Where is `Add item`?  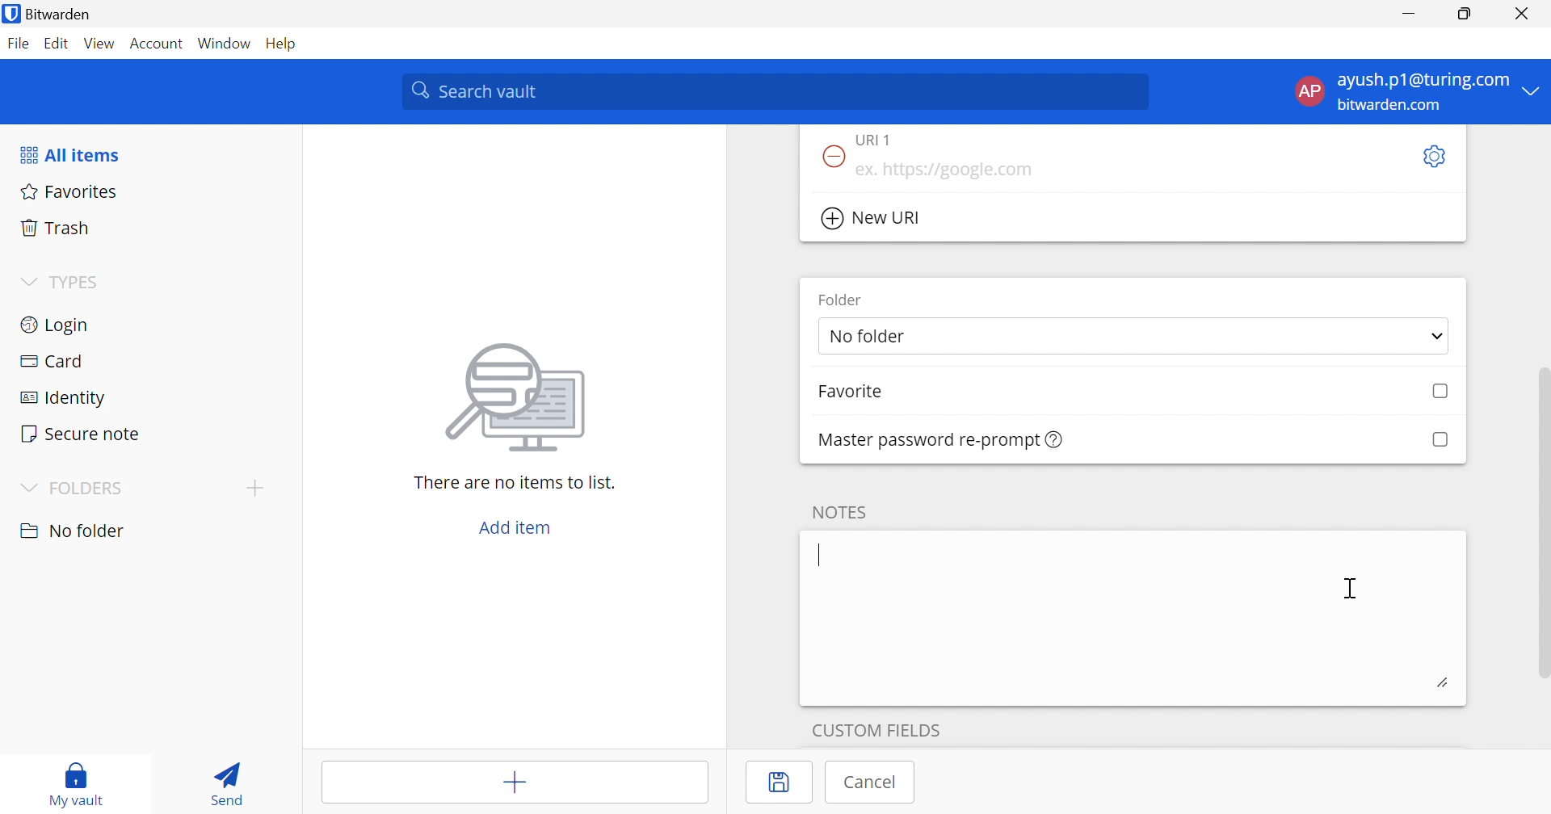 Add item is located at coordinates (515, 527).